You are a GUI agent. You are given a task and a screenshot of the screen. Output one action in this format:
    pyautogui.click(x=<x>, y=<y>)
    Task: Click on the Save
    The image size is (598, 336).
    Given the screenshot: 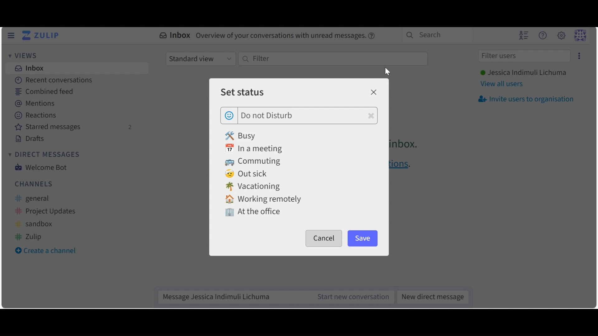 What is the action you would take?
    pyautogui.click(x=363, y=238)
    